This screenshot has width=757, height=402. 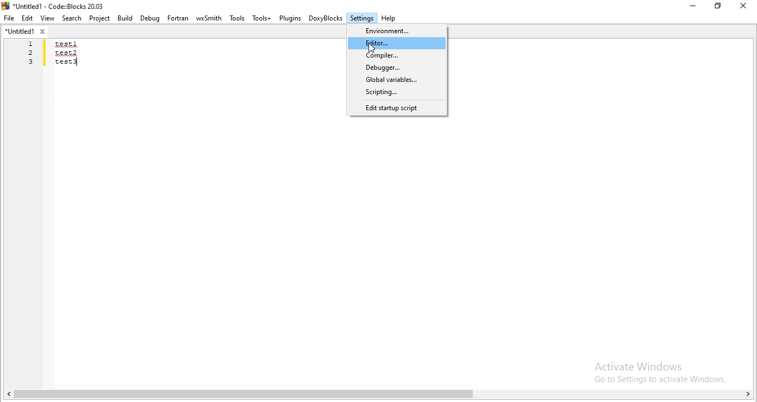 I want to click on Search , so click(x=72, y=19).